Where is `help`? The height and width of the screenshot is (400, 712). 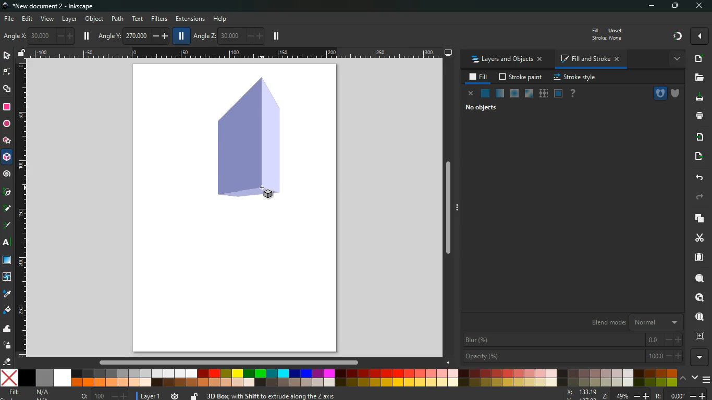
help is located at coordinates (224, 19).